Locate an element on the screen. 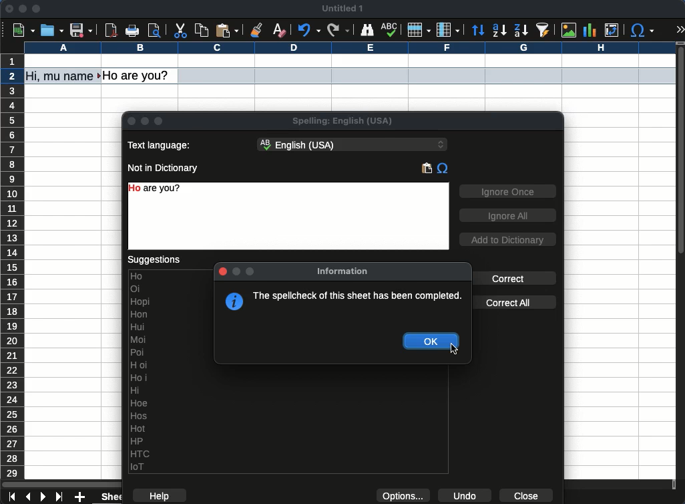 Image resolution: width=685 pixels, height=504 pixels. add to dictionary is located at coordinates (507, 239).